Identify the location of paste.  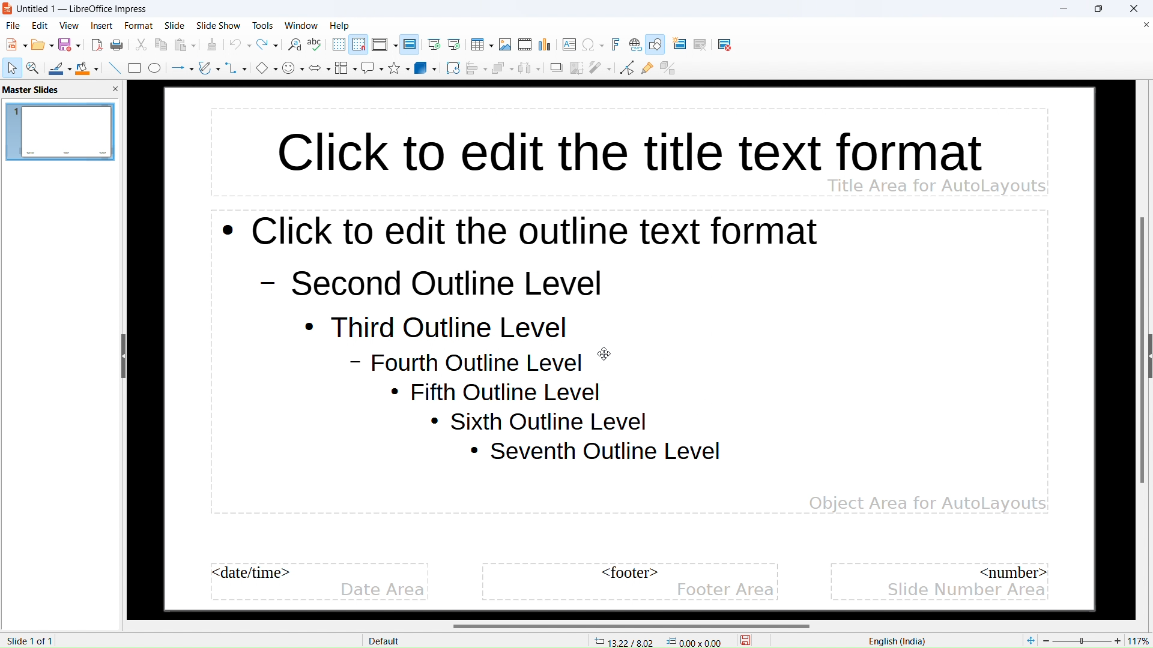
(184, 45).